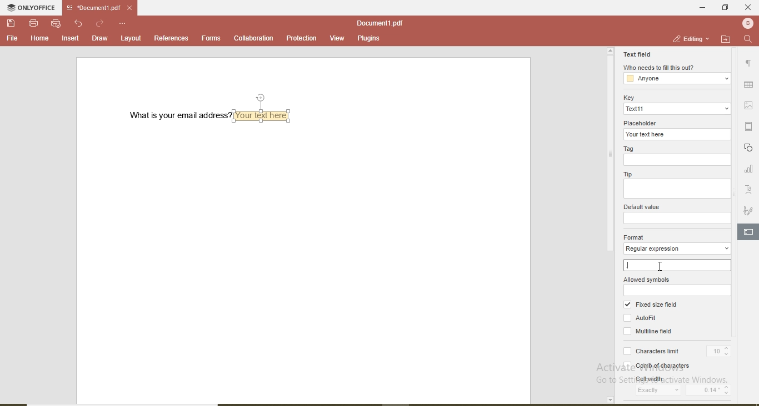  I want to click on collaboration, so click(253, 38).